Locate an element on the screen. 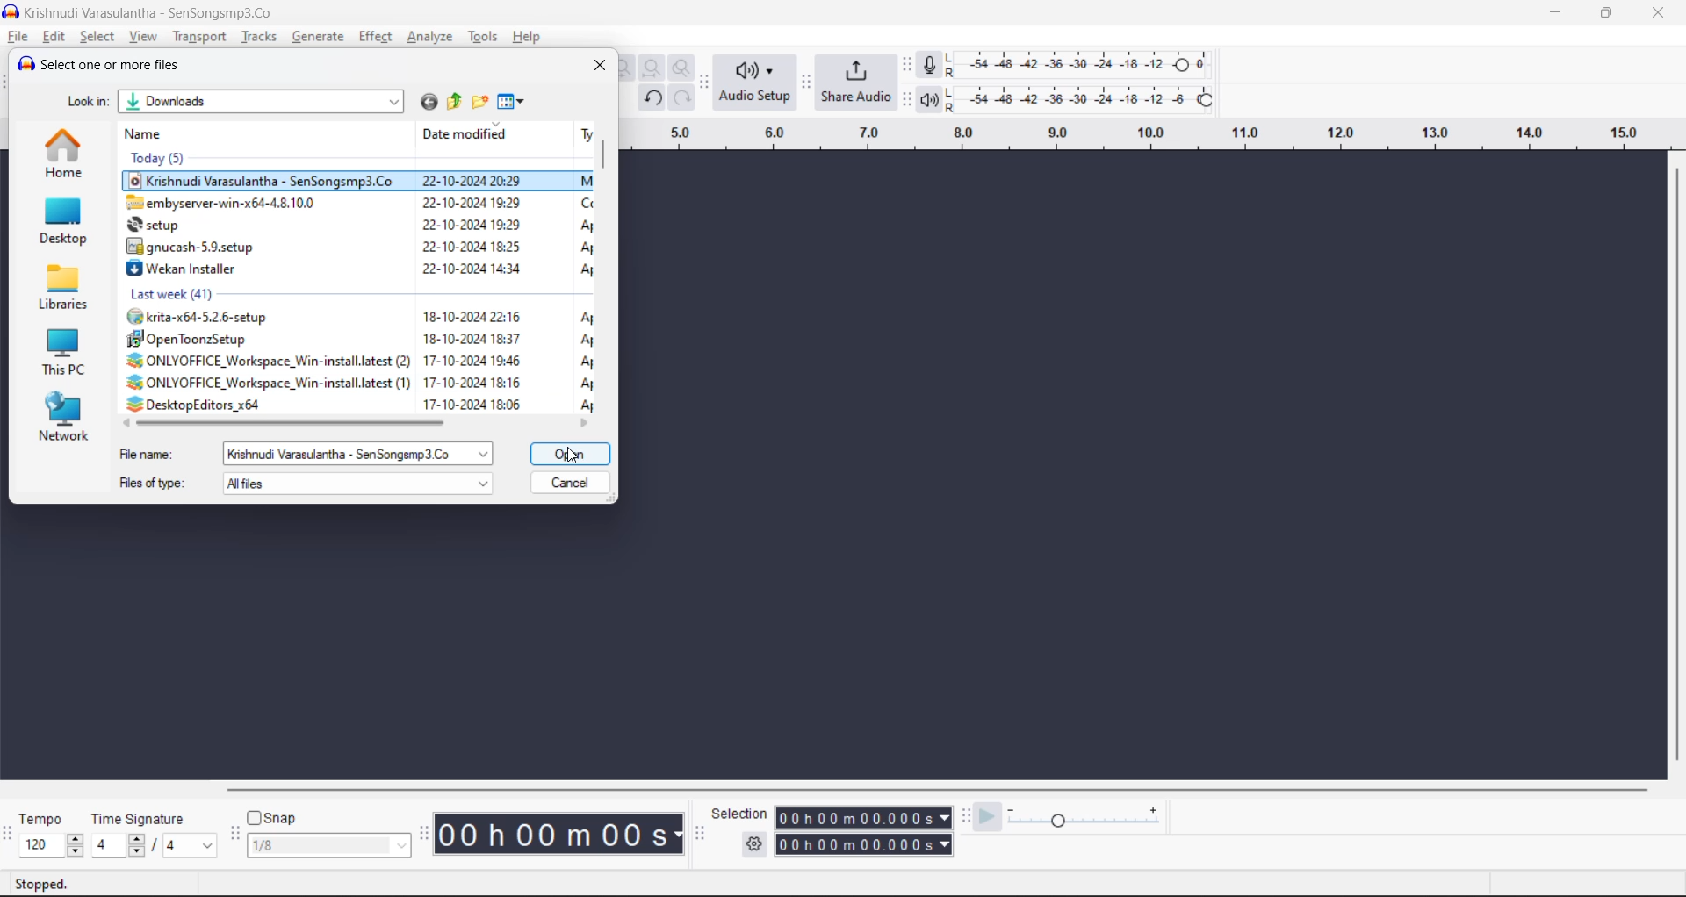 The image size is (1686, 897). desktop is located at coordinates (66, 222).